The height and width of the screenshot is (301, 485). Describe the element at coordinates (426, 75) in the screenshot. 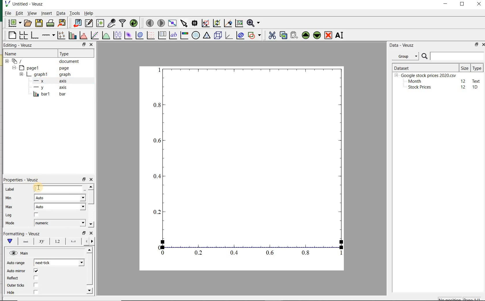

I see `Google stock prices 2020.csv` at that location.